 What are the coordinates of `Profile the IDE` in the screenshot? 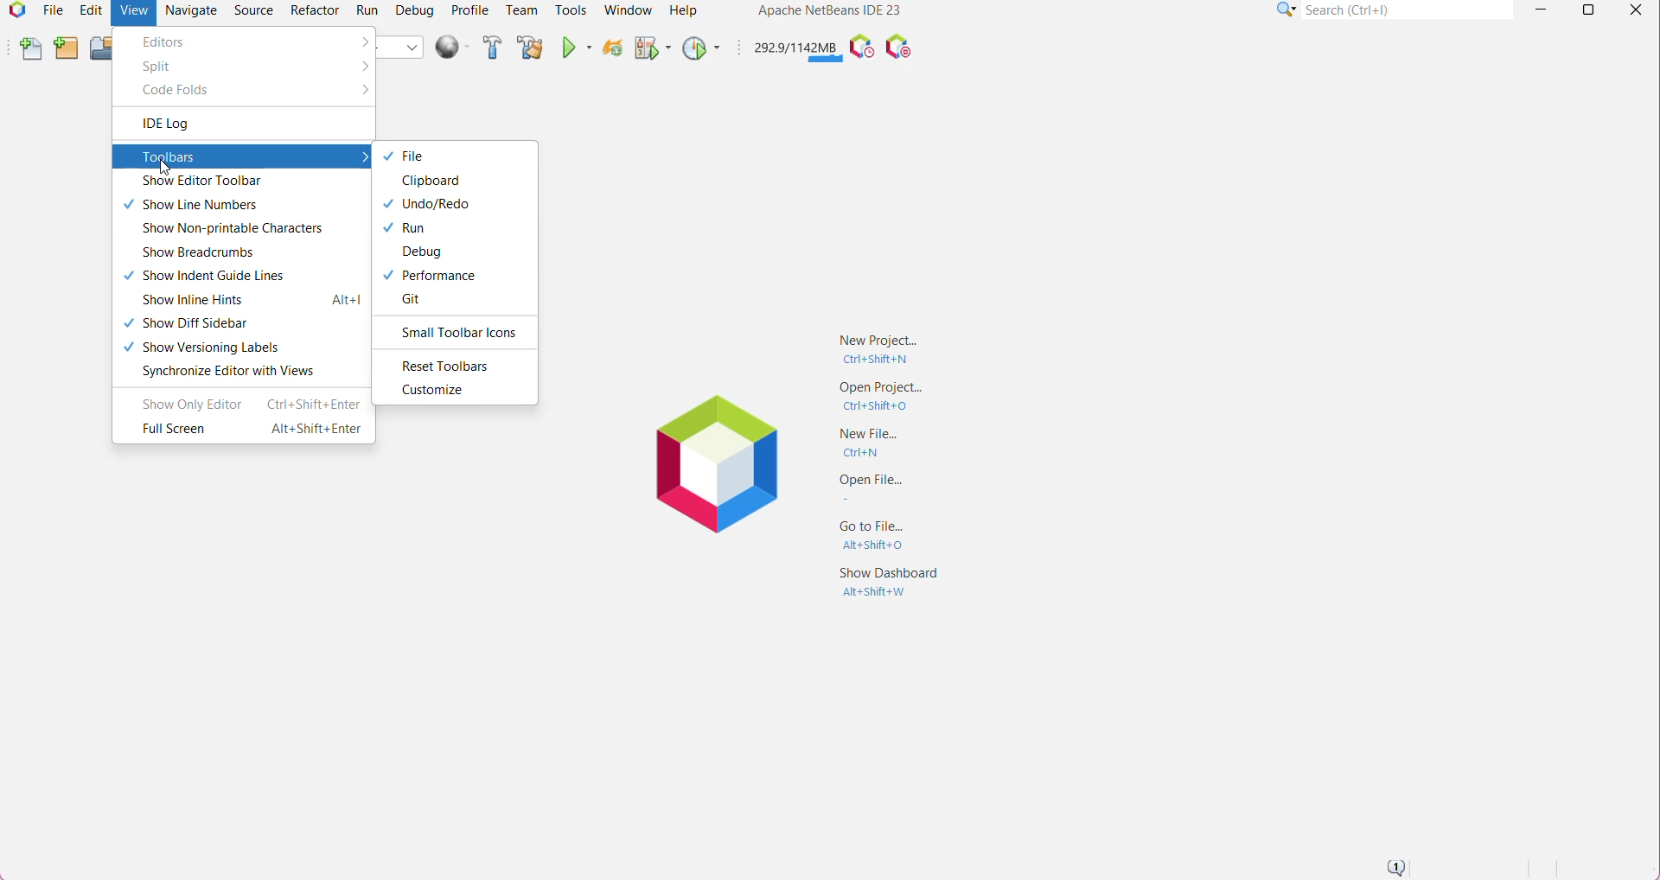 It's located at (860, 47).